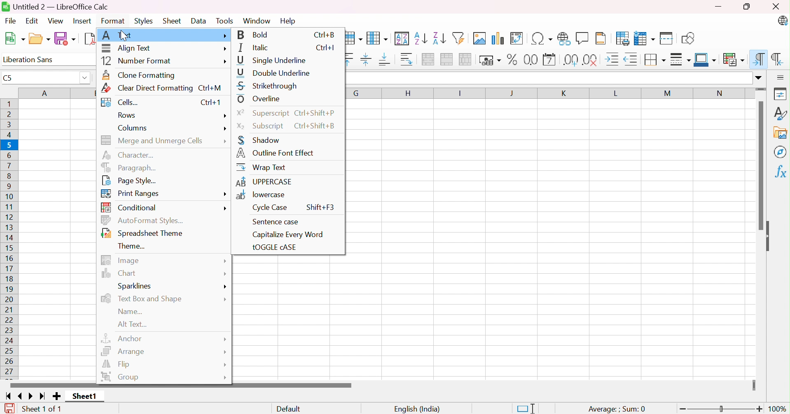 Image resolution: width=790 pixels, height=414 pixels. Describe the element at coordinates (212, 87) in the screenshot. I see `Ctrl+M` at that location.